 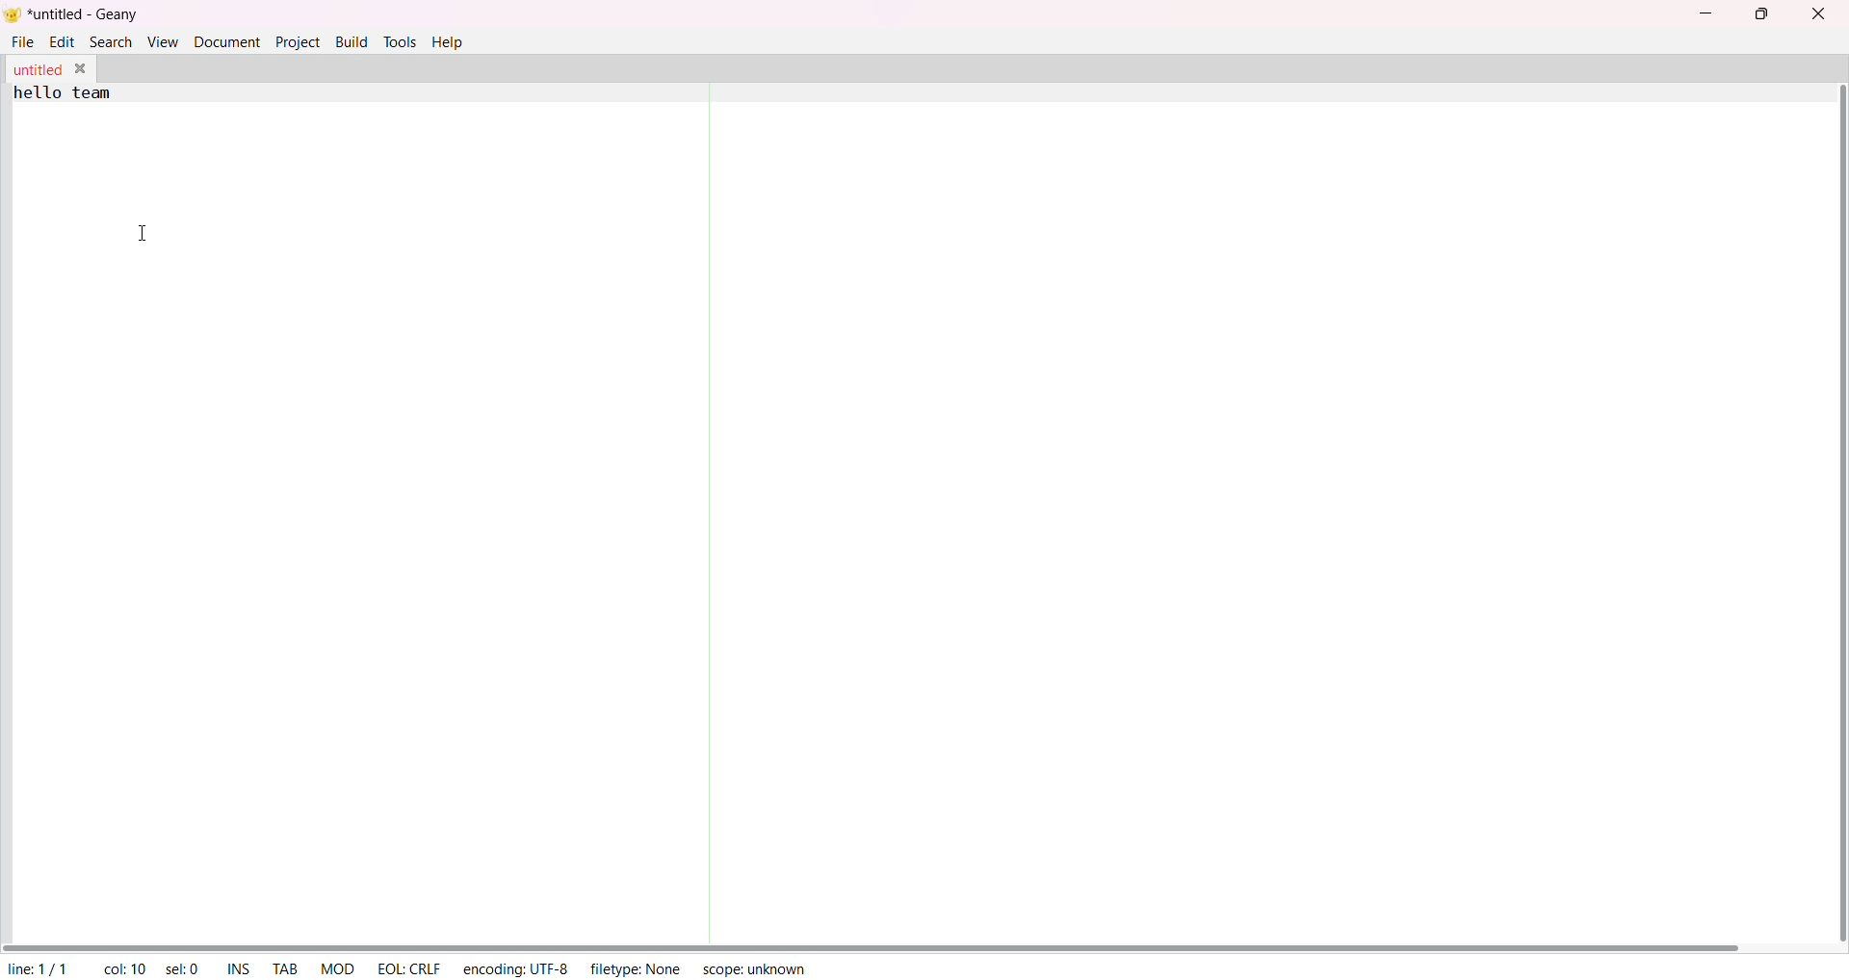 What do you see at coordinates (288, 967) in the screenshot?
I see `tab` at bounding box center [288, 967].